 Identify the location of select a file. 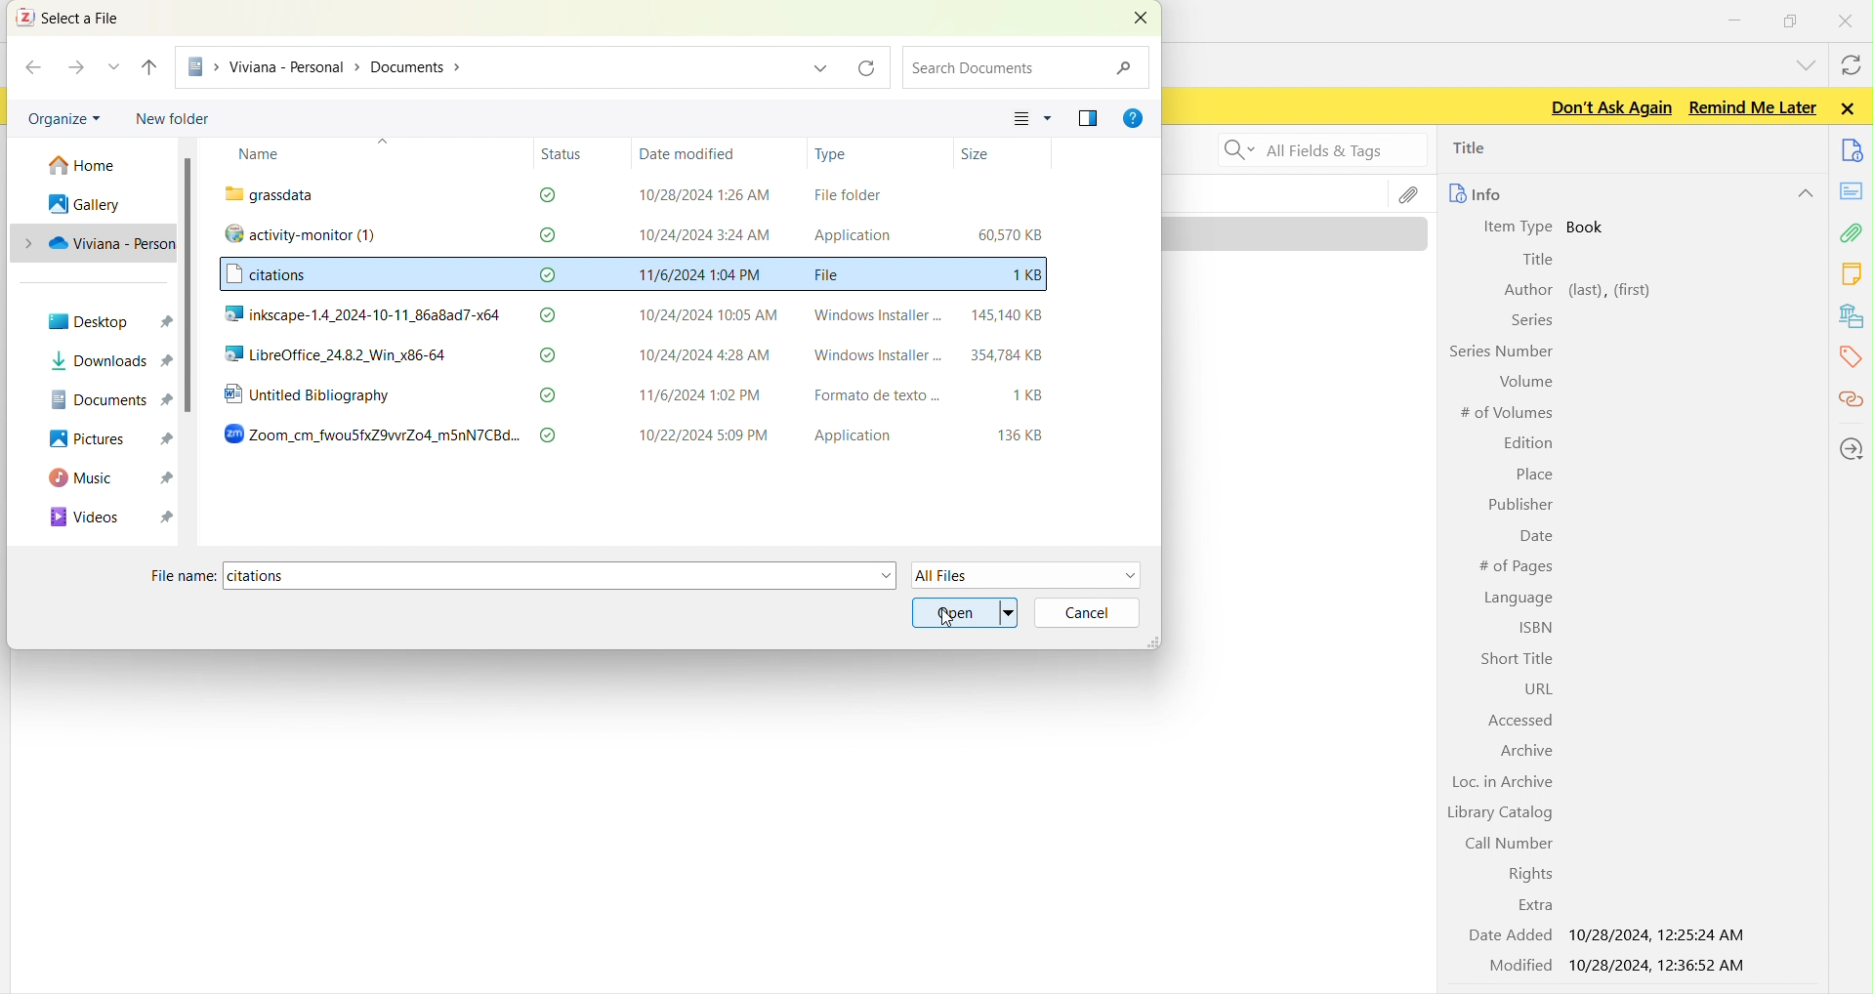
(94, 20).